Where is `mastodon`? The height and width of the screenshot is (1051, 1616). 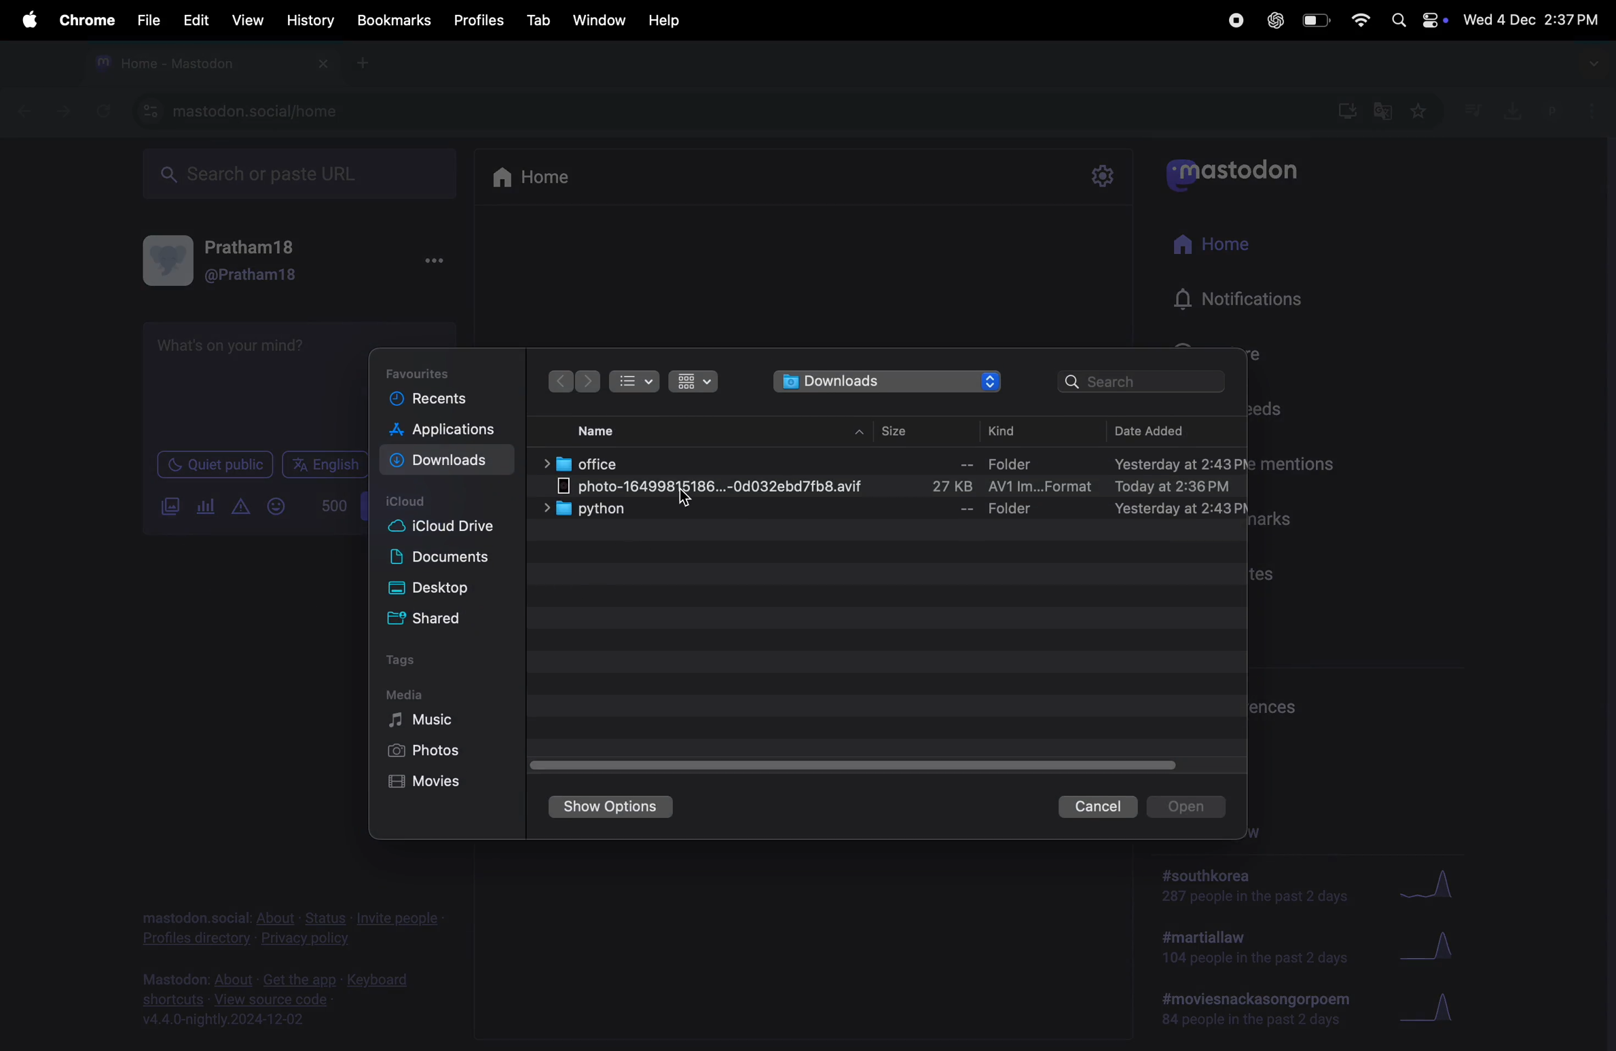
mastodon is located at coordinates (1232, 170).